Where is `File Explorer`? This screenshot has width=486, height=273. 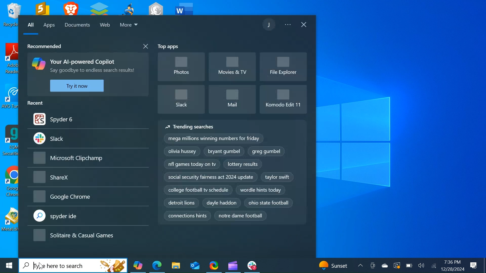
File Explorer is located at coordinates (175, 265).